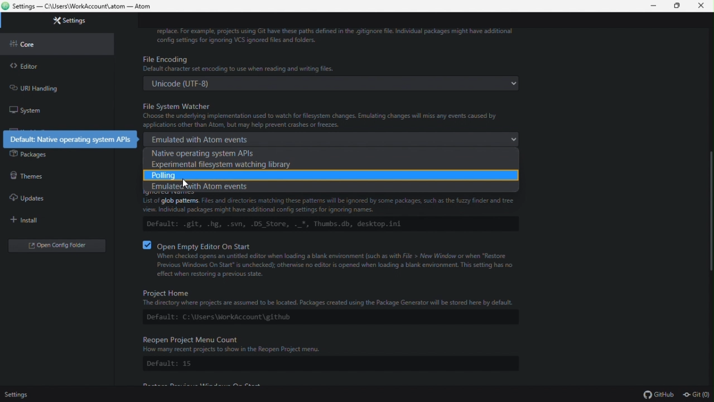 Image resolution: width=714 pixels, height=402 pixels. Describe the element at coordinates (46, 108) in the screenshot. I see `system` at that location.